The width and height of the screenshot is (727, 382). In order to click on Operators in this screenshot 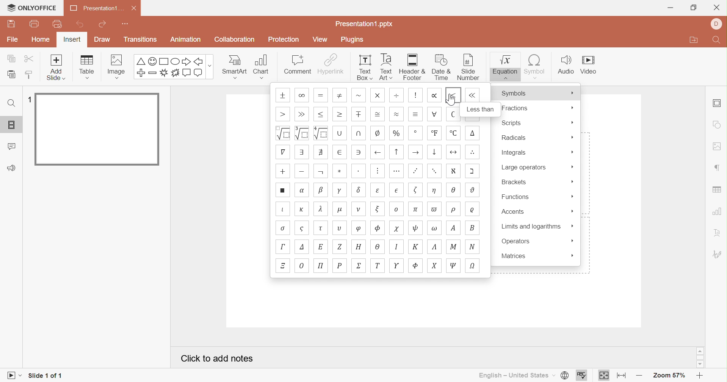, I will do `click(537, 240)`.